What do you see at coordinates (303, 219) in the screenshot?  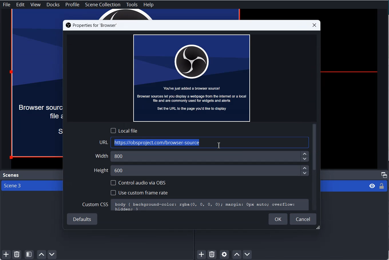 I see `Cancel` at bounding box center [303, 219].